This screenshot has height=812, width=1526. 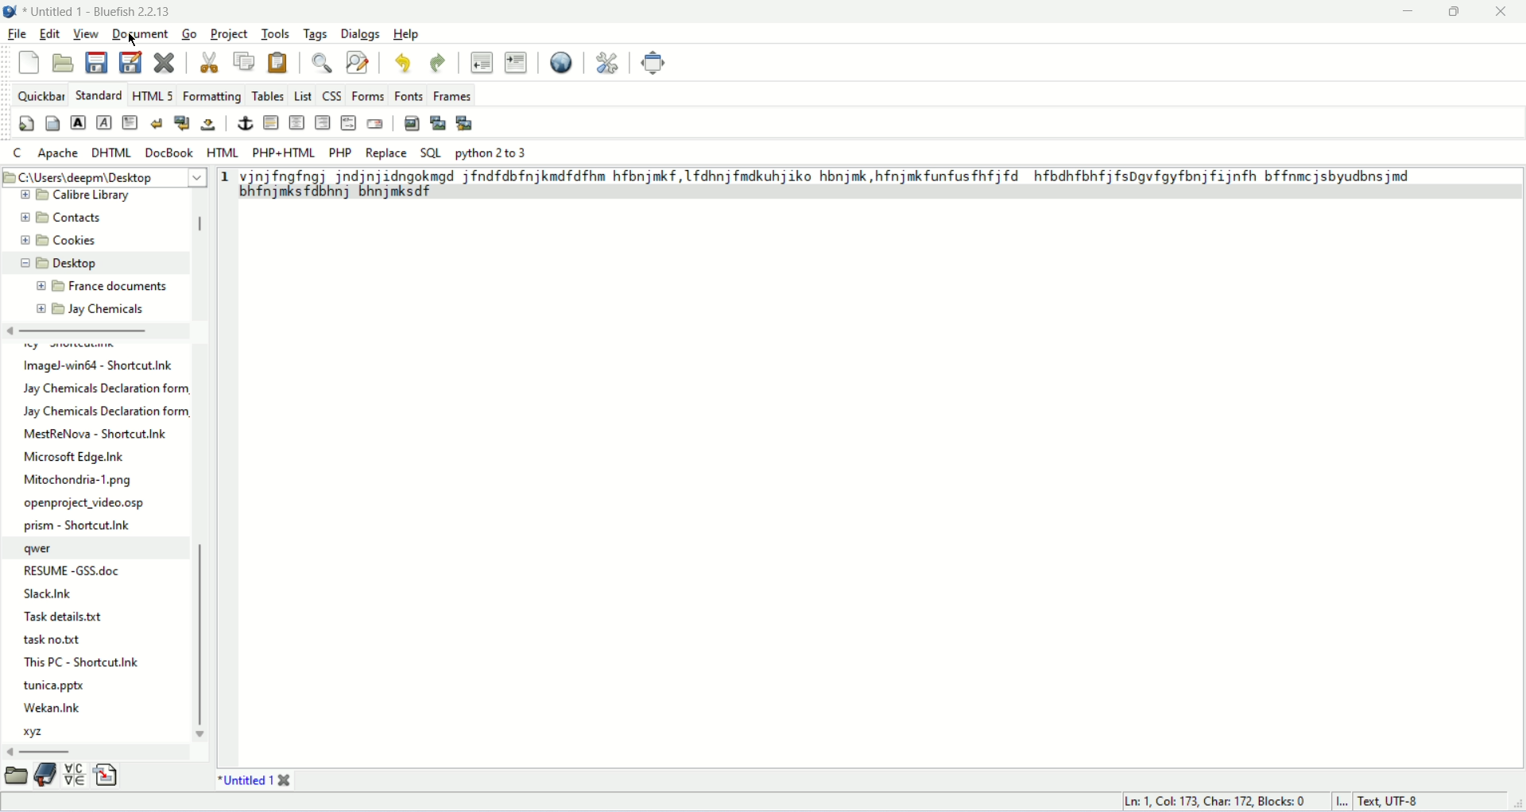 What do you see at coordinates (130, 62) in the screenshot?
I see `save as` at bounding box center [130, 62].